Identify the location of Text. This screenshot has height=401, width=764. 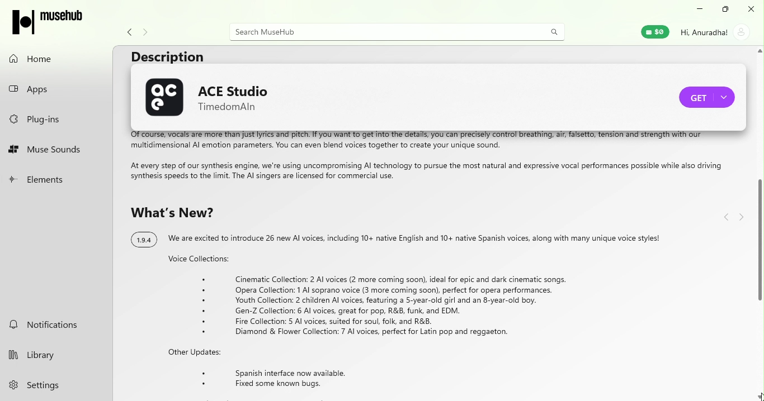
(432, 262).